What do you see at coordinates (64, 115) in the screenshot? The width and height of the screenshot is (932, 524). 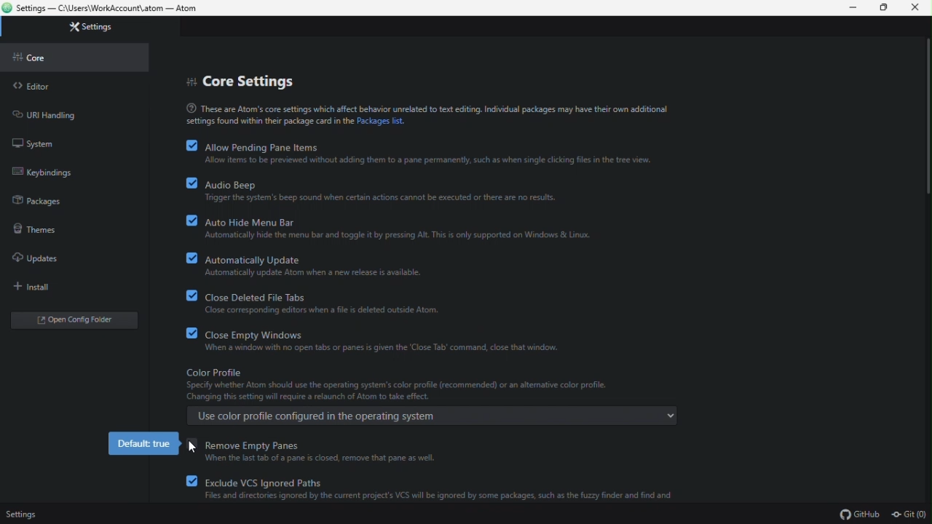 I see `URL handling` at bounding box center [64, 115].